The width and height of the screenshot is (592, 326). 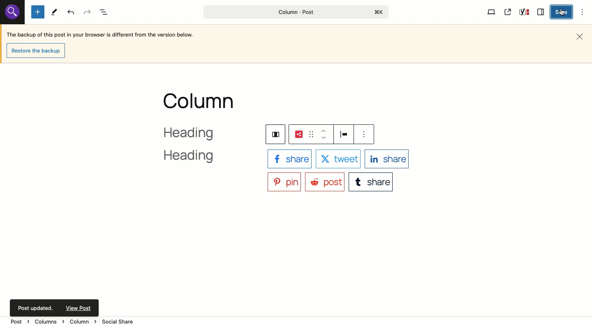 What do you see at coordinates (289, 158) in the screenshot?
I see `Facebook` at bounding box center [289, 158].